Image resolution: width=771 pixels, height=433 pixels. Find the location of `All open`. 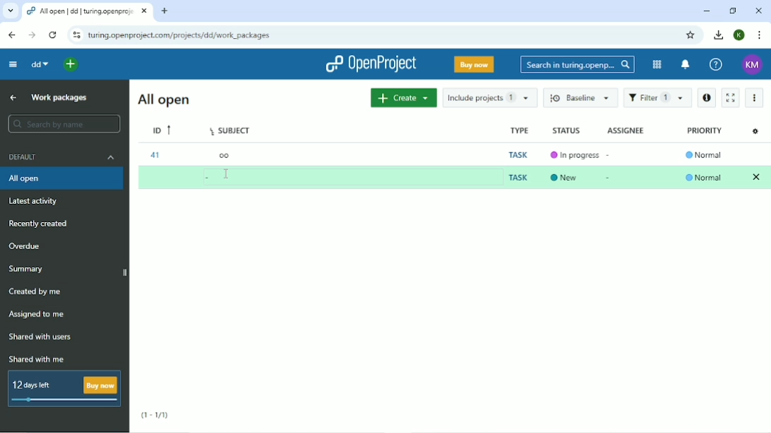

All open is located at coordinates (63, 179).